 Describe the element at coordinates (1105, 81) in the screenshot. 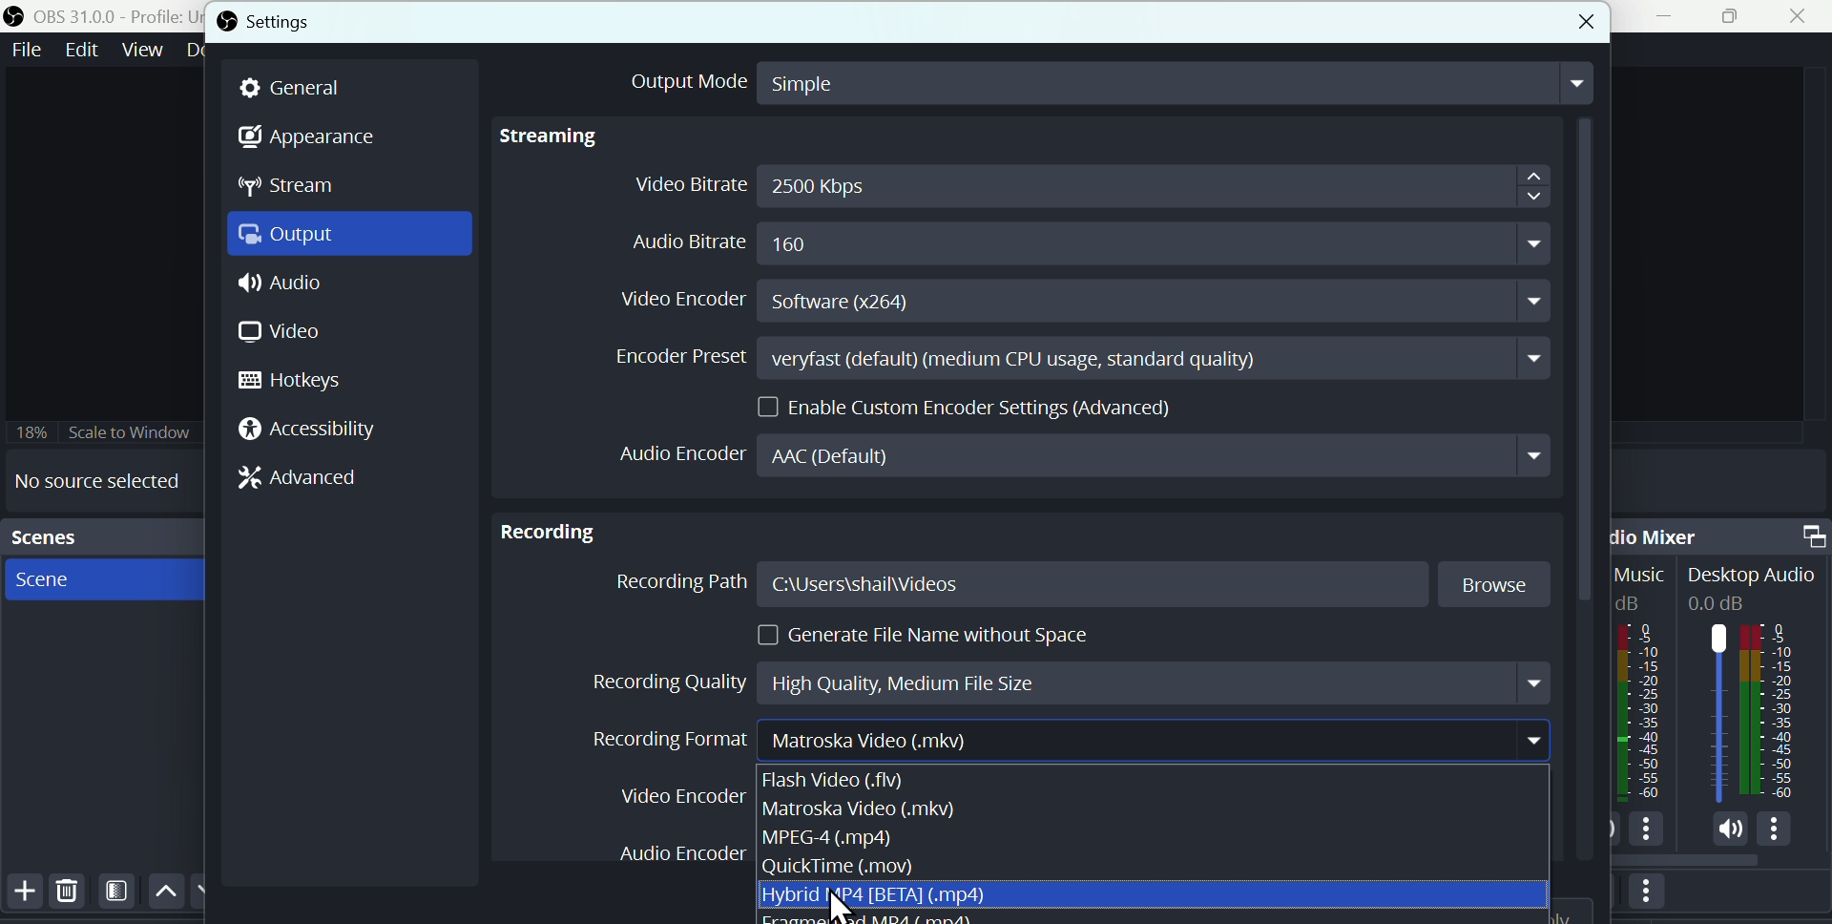

I see `output mode` at that location.